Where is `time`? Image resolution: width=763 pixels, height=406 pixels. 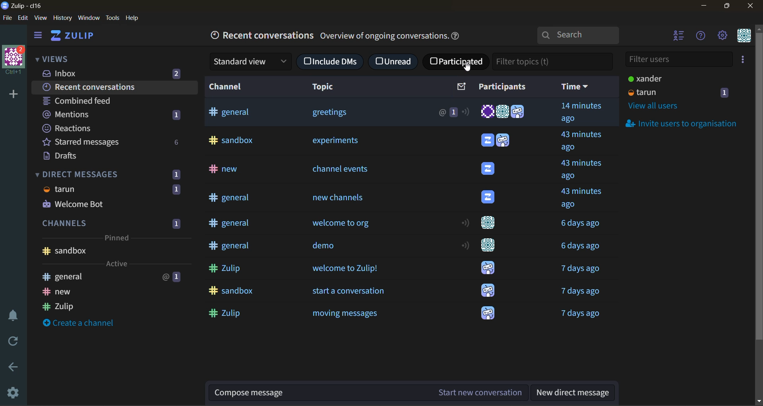
time is located at coordinates (582, 291).